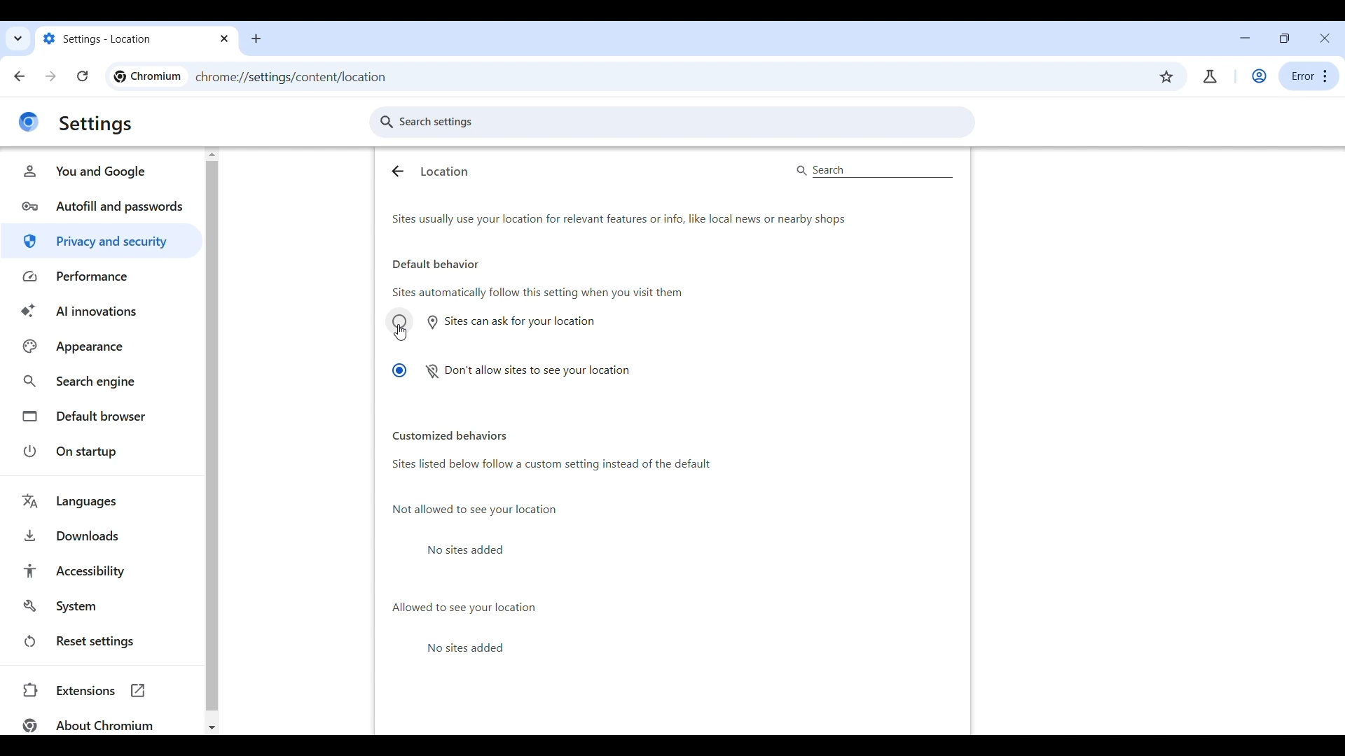 The width and height of the screenshot is (1345, 756). I want to click on Cursor , so click(401, 332).